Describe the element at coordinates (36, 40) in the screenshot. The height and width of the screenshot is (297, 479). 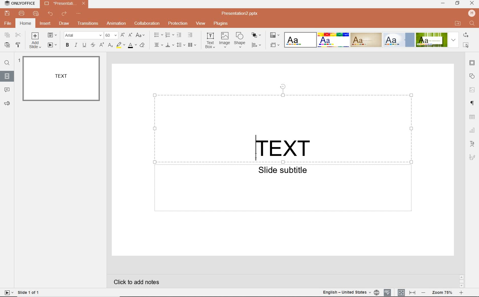
I see `ADD SLIDE` at that location.